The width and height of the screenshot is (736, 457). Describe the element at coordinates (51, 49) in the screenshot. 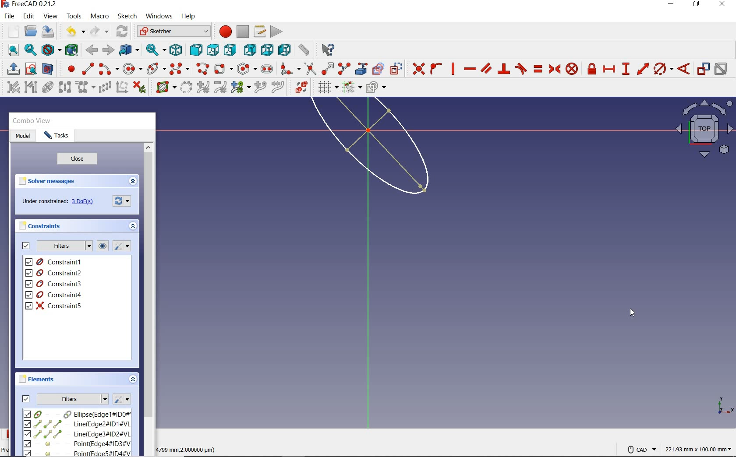

I see `draw style` at that location.